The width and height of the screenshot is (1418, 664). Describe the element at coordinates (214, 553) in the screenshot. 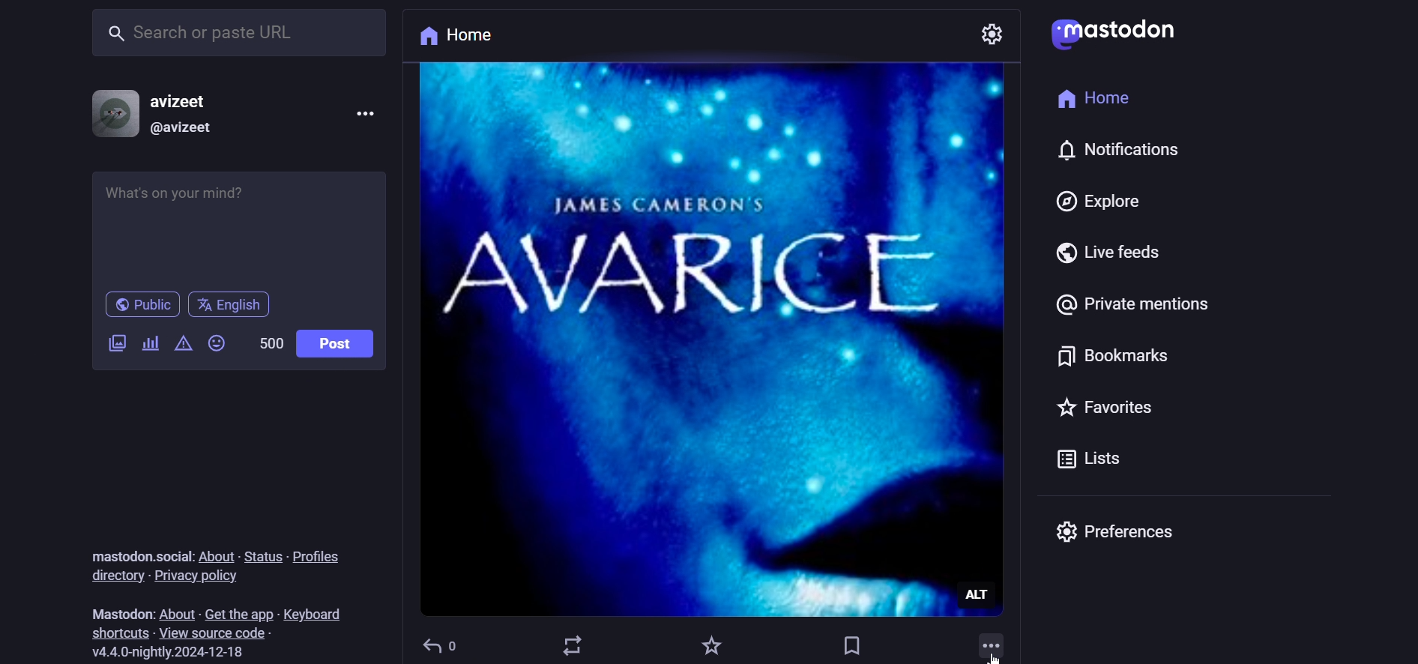

I see `about` at that location.